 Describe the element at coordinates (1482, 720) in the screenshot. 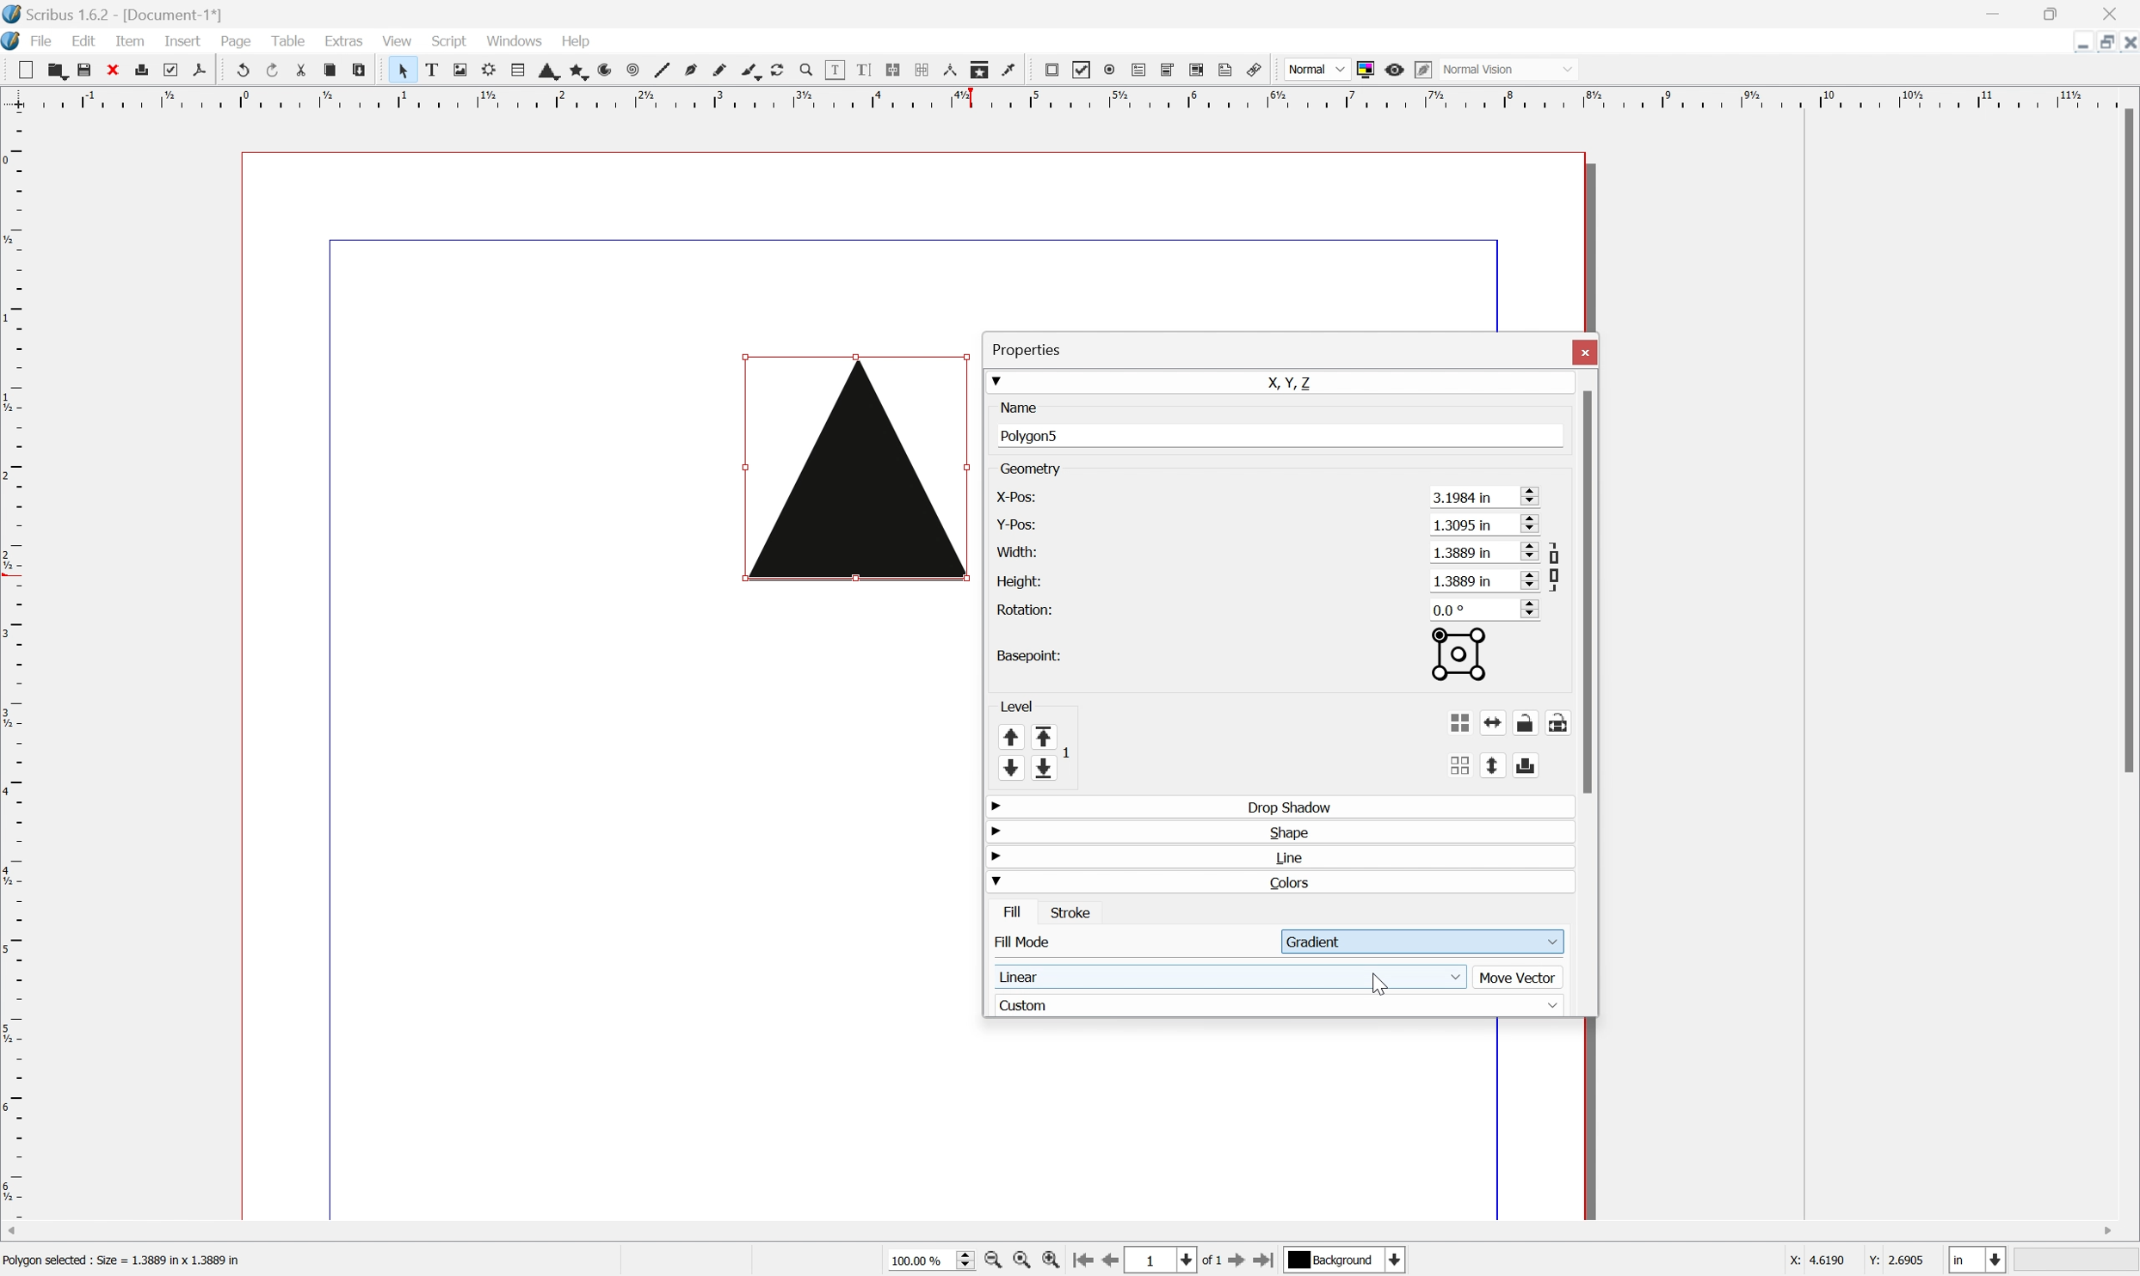

I see `Group the selected objects` at that location.